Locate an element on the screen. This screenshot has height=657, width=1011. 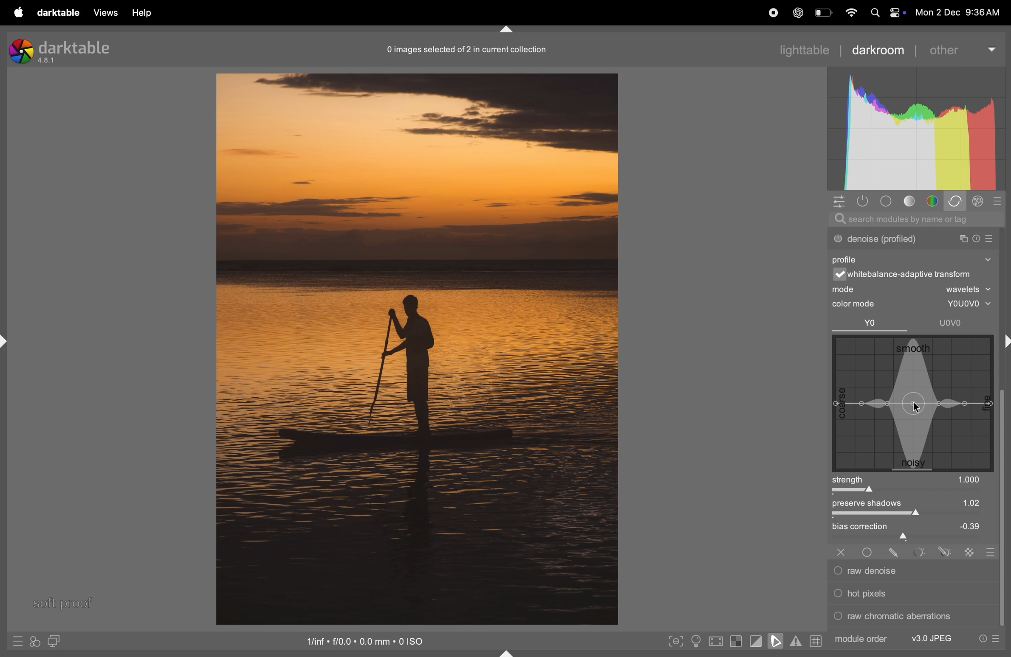
histogram is located at coordinates (916, 129).